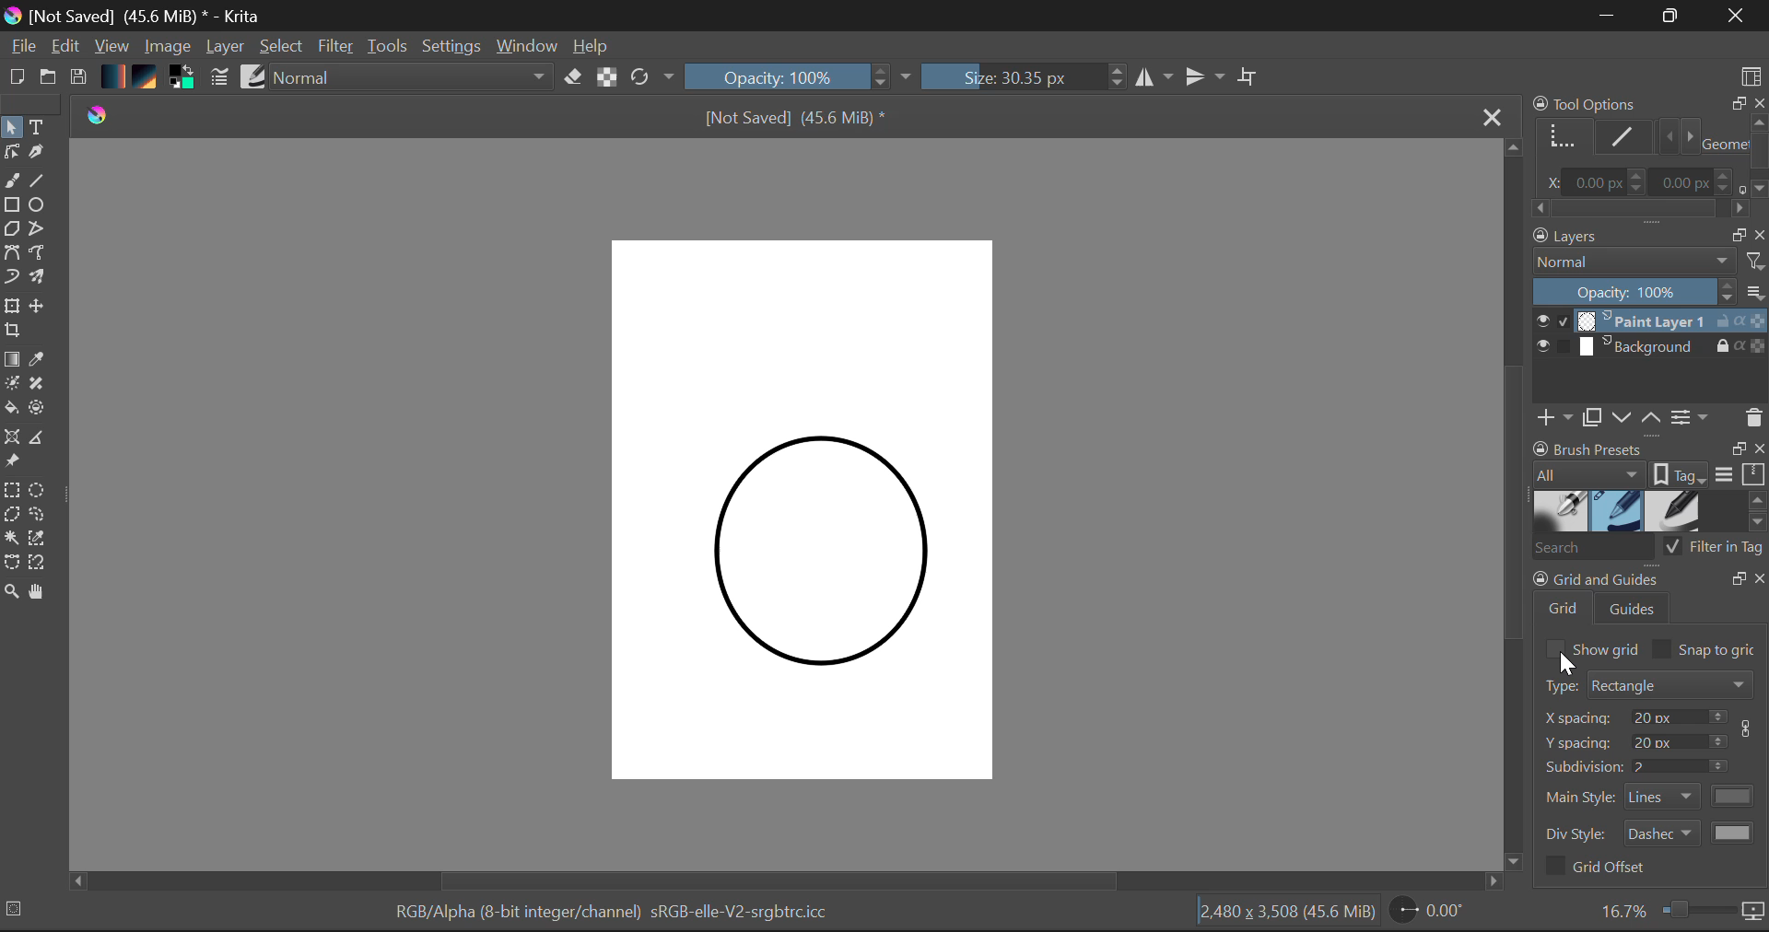 This screenshot has width=1769, height=932. I want to click on Continuous Selection, so click(11, 540).